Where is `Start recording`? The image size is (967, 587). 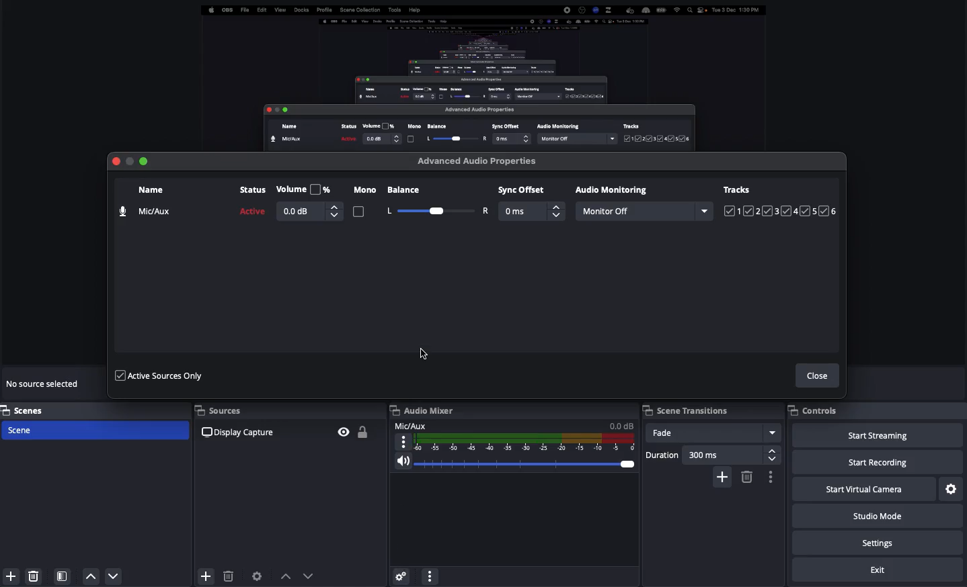
Start recording is located at coordinates (878, 461).